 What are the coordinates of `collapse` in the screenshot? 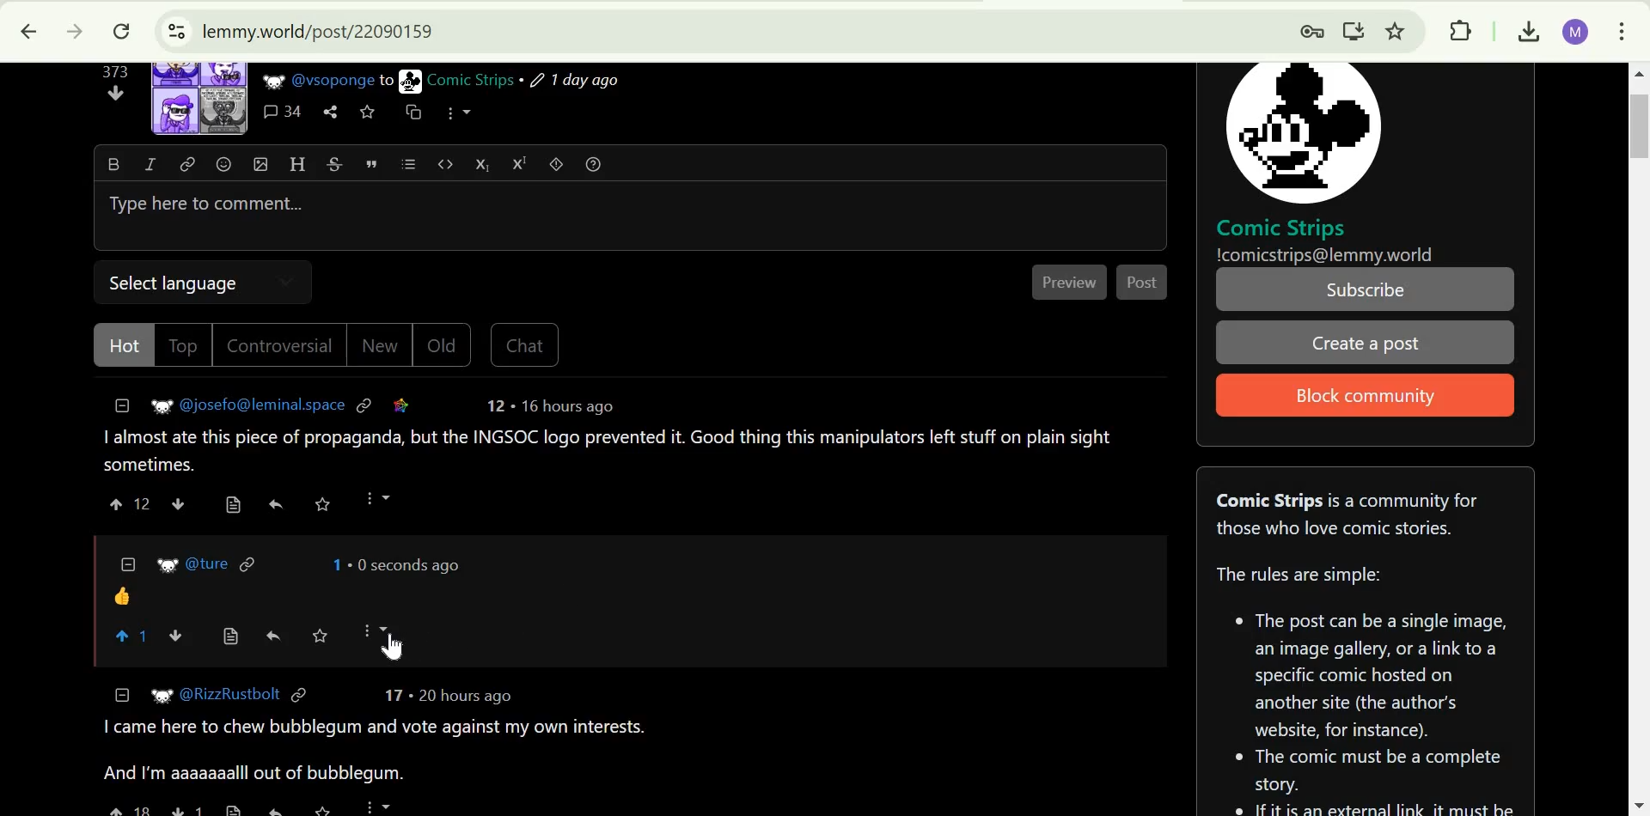 It's located at (123, 694).